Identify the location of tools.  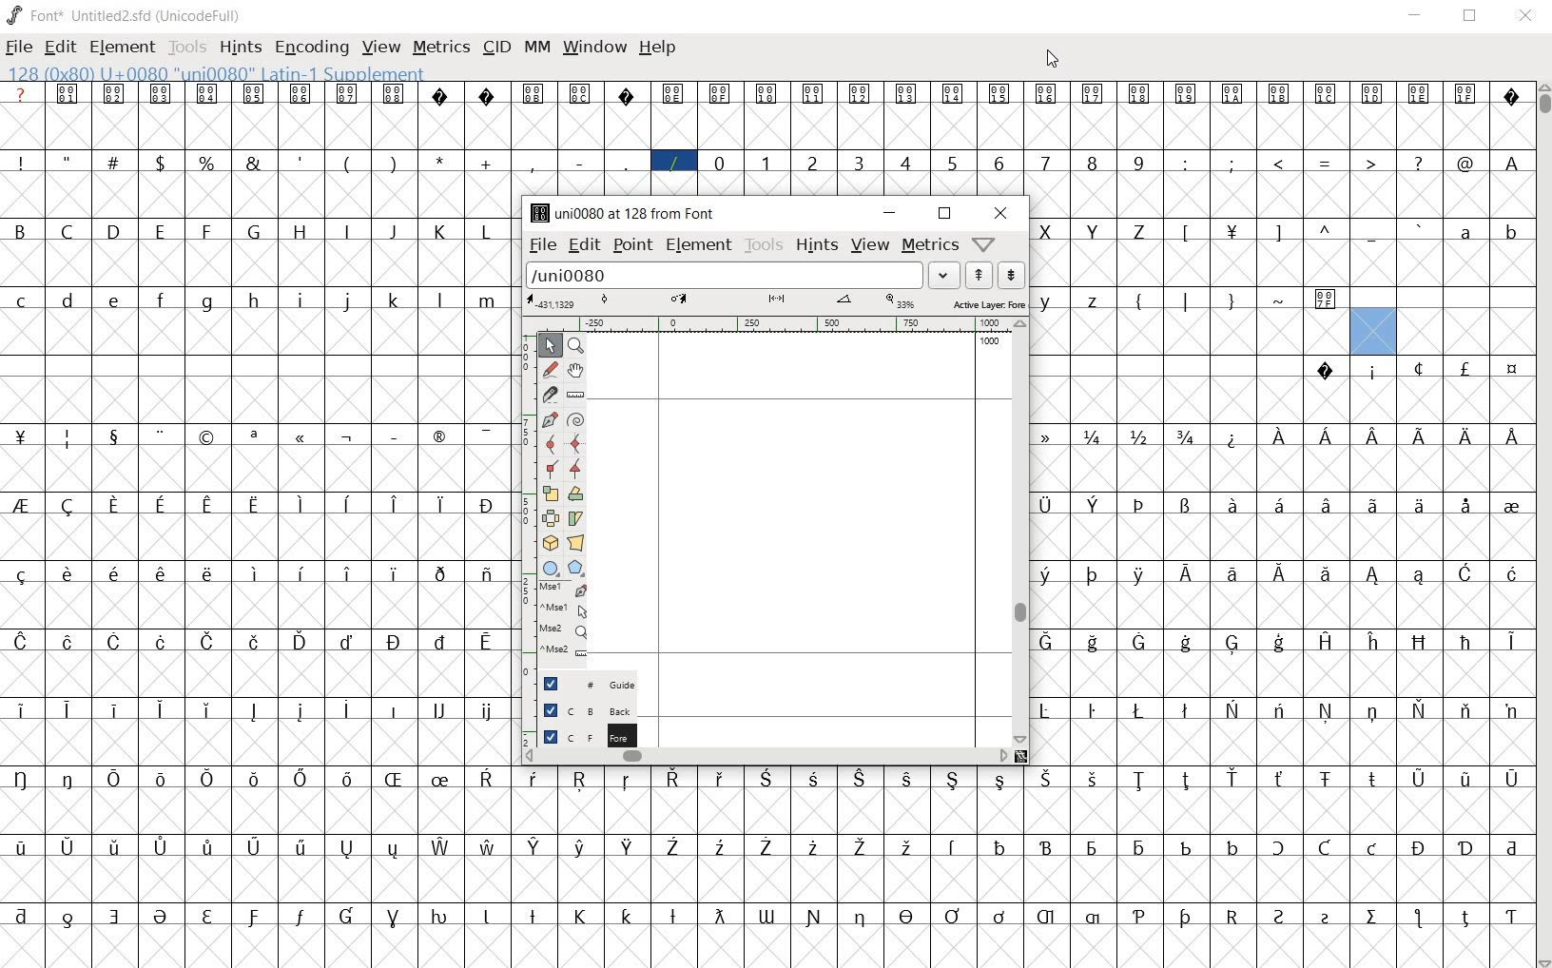
(763, 244).